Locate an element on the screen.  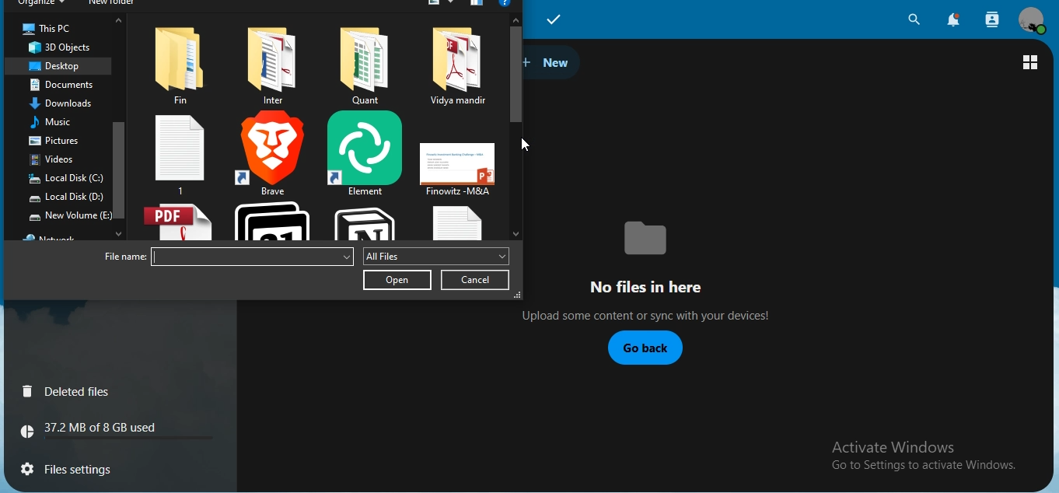
ppt is located at coordinates (456, 169).